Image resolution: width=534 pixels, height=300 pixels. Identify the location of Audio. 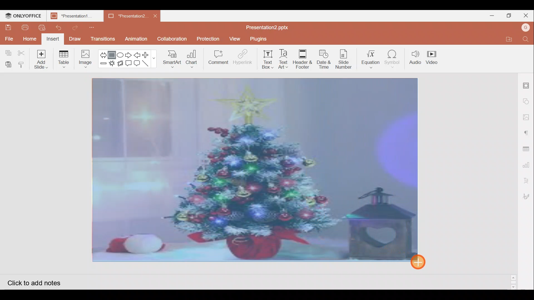
(415, 58).